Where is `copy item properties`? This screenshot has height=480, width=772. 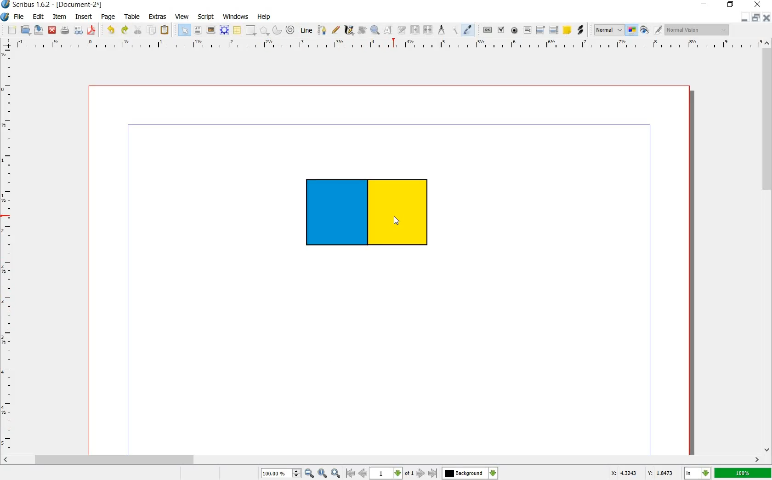 copy item properties is located at coordinates (454, 30).